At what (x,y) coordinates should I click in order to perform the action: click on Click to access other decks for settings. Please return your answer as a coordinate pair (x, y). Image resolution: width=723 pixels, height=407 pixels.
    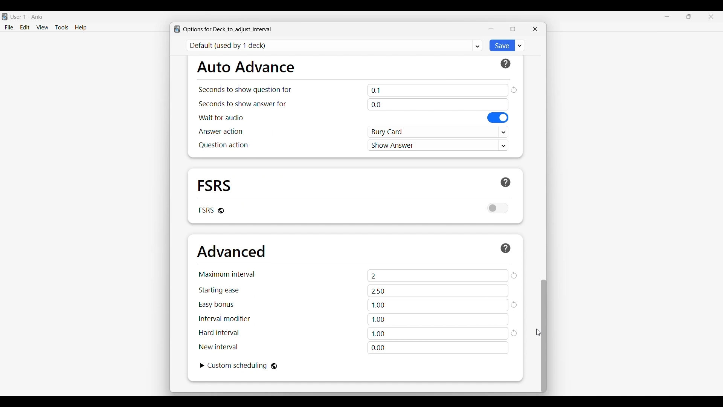
    Looking at the image, I should click on (335, 46).